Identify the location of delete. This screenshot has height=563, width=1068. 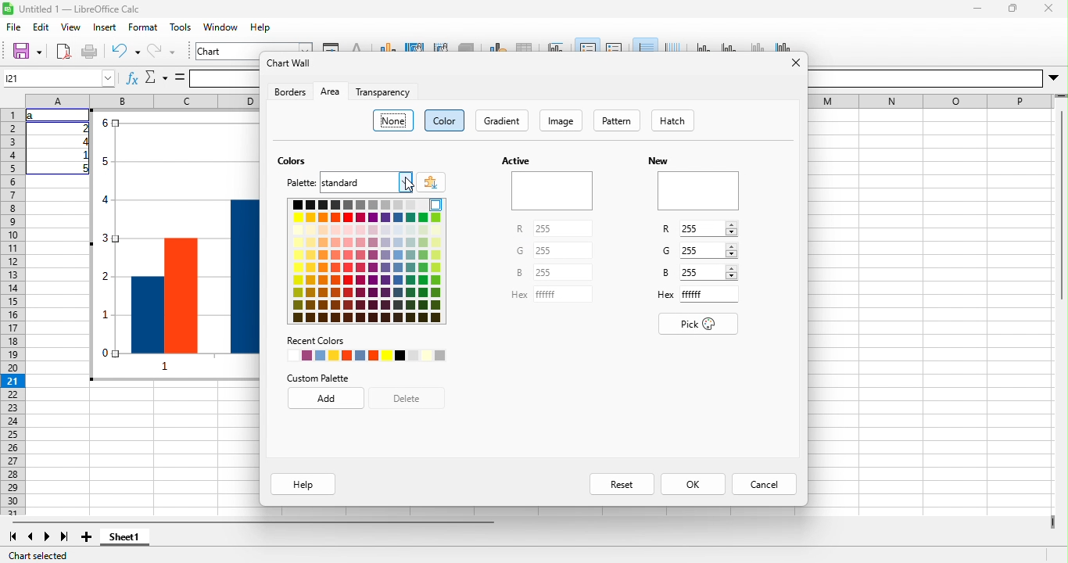
(407, 398).